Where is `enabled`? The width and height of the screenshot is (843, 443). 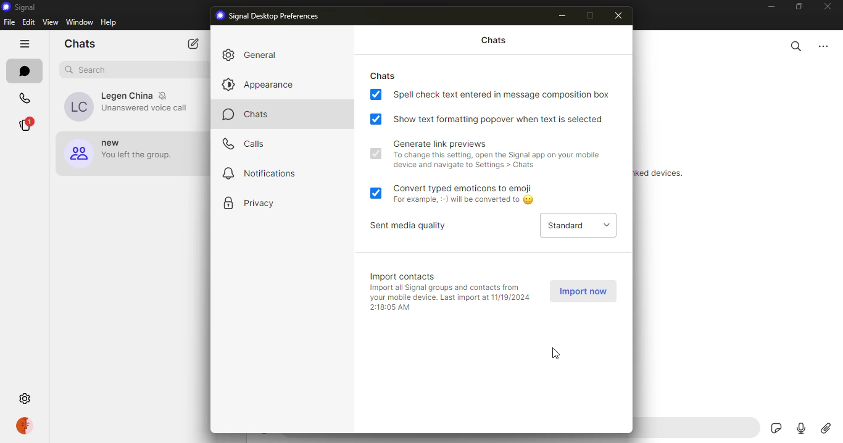
enabled is located at coordinates (376, 154).